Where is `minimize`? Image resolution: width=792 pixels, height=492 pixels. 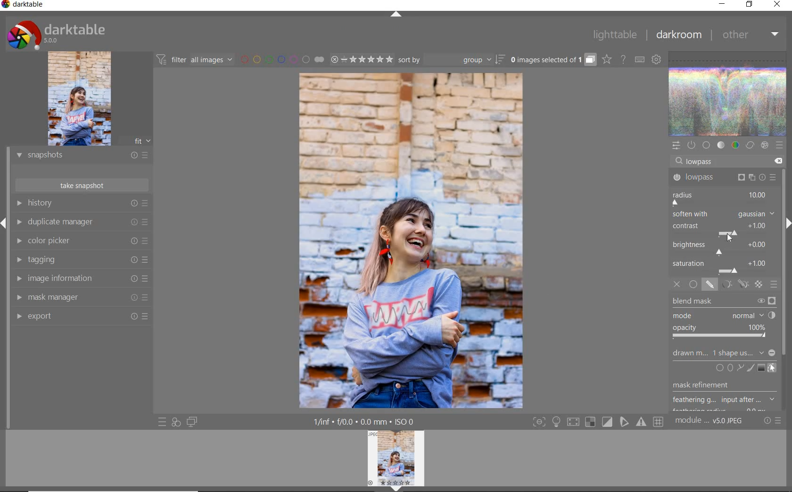 minimize is located at coordinates (723, 5).